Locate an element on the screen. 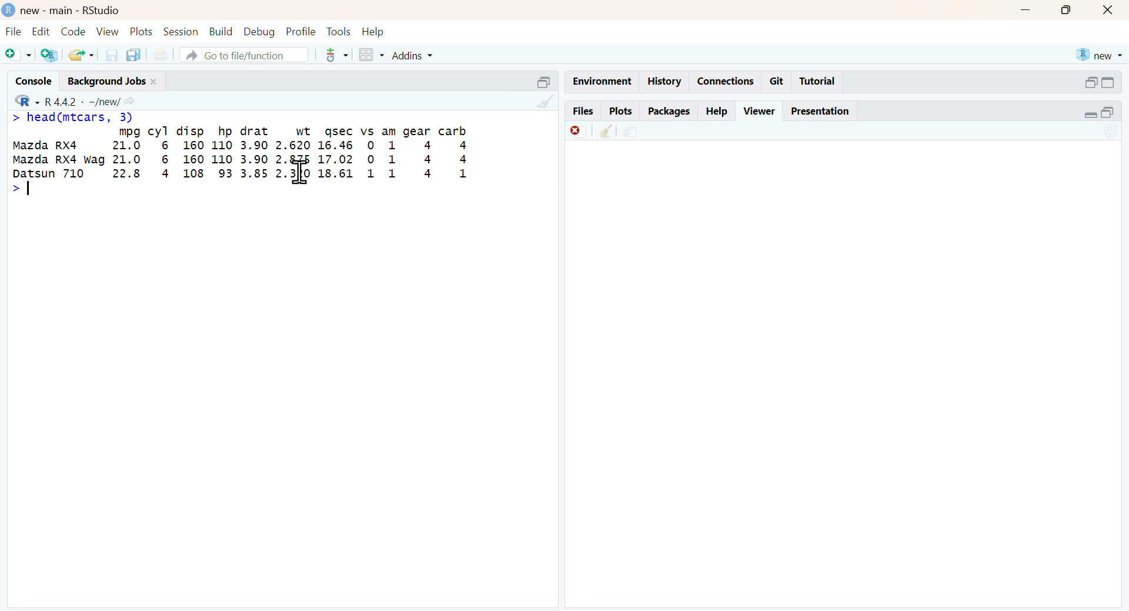 The width and height of the screenshot is (1129, 611). maximize is located at coordinates (1067, 11).